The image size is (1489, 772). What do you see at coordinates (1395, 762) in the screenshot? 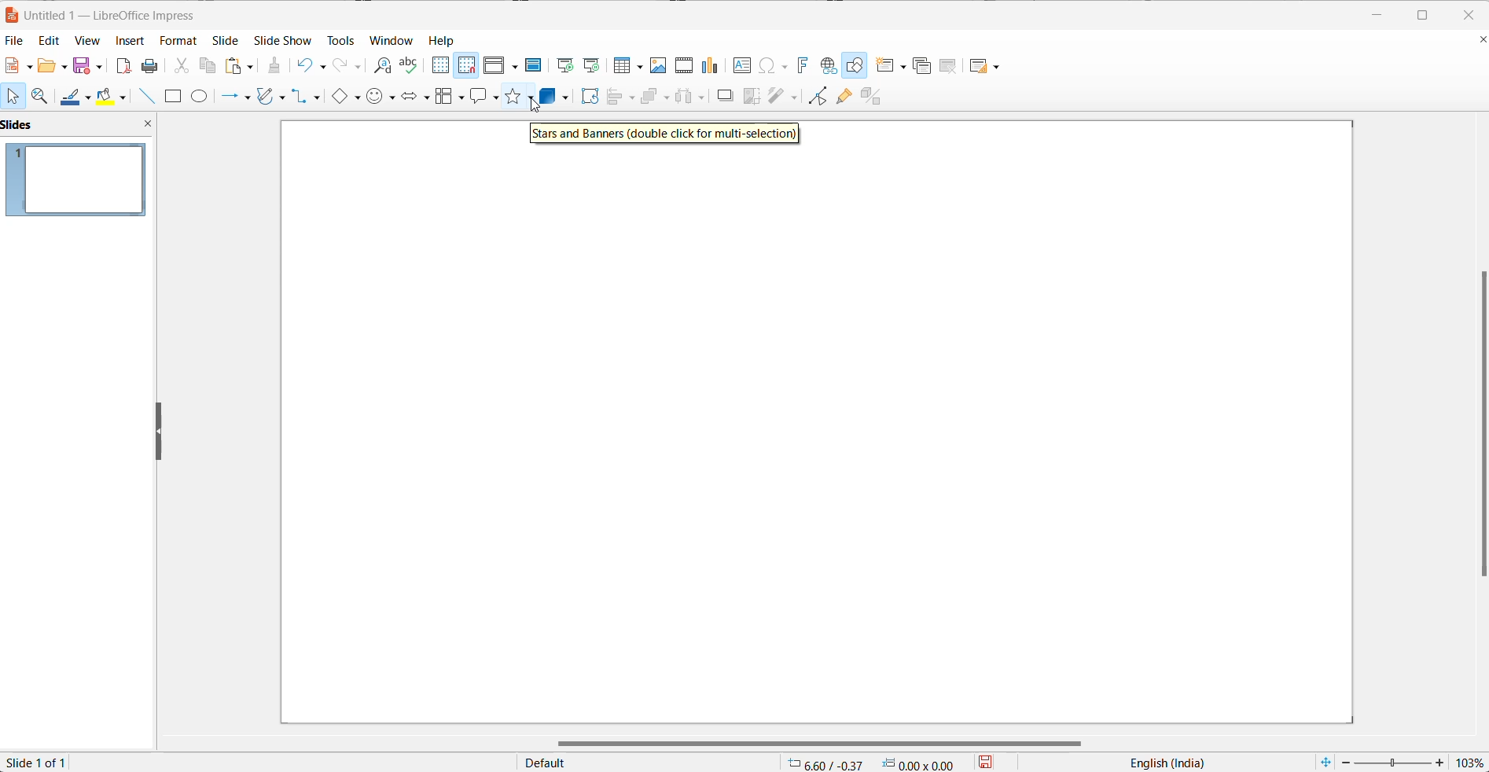
I see `zoom slider` at bounding box center [1395, 762].